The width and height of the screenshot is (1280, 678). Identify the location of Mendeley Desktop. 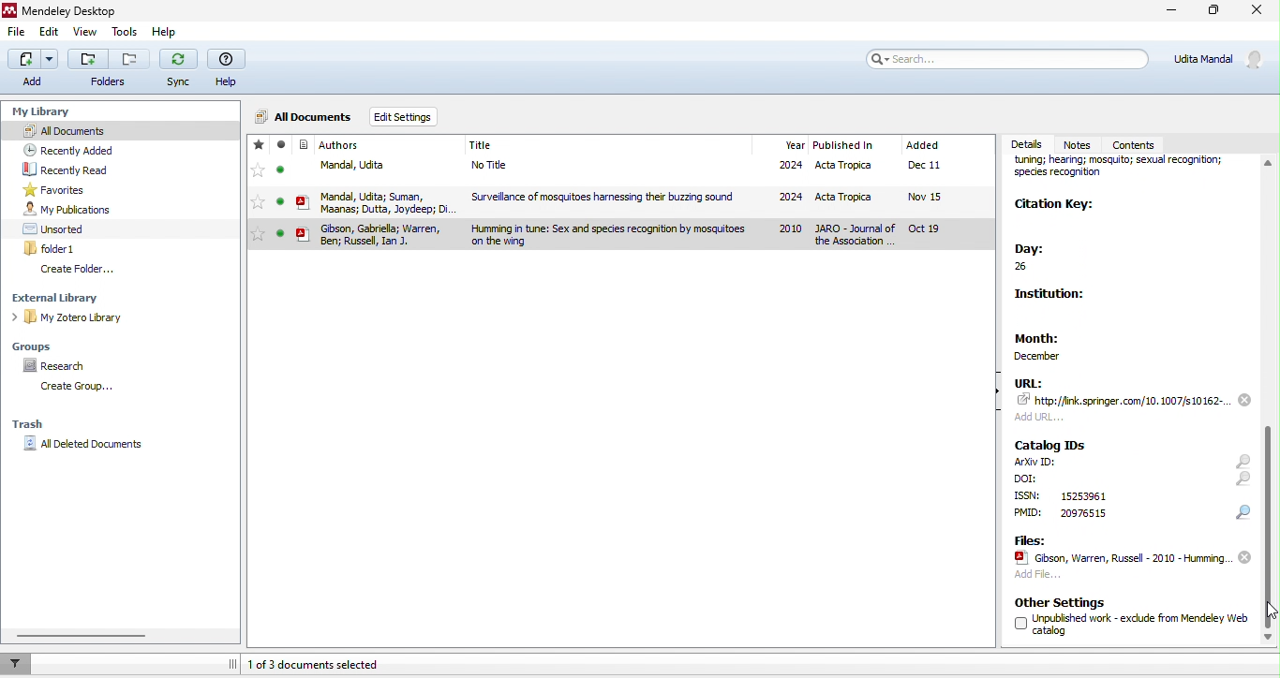
(77, 12).